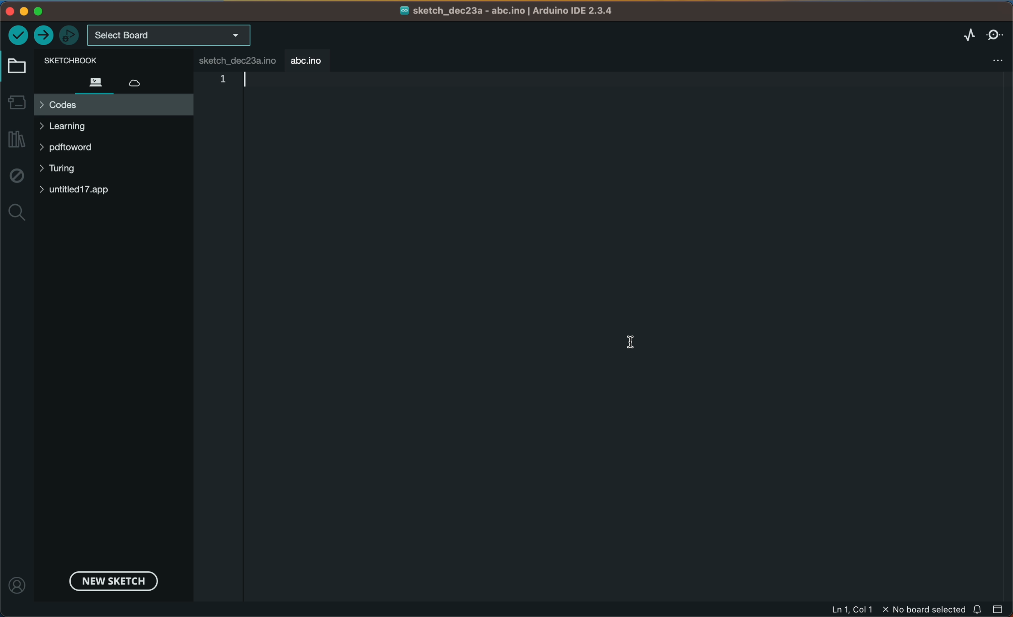 The width and height of the screenshot is (1013, 617). What do you see at coordinates (894, 610) in the screenshot?
I see `file information` at bounding box center [894, 610].